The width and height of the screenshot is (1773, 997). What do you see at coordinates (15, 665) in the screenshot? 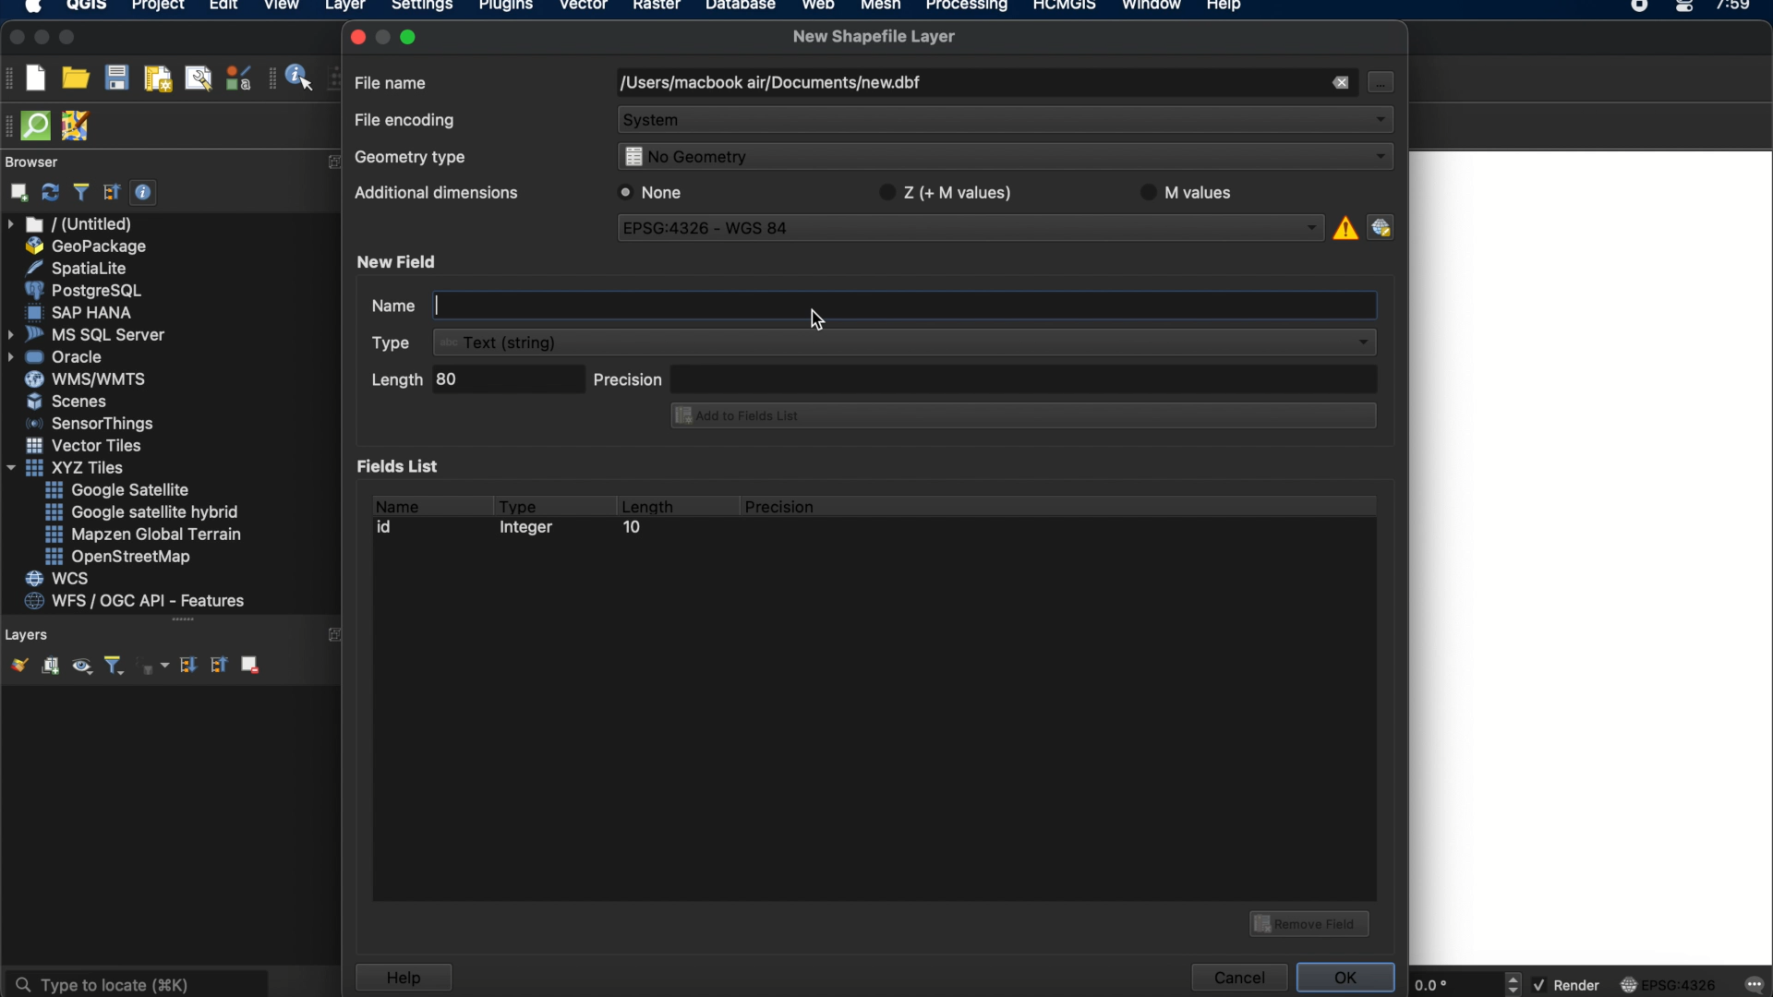
I see `open the layer` at bounding box center [15, 665].